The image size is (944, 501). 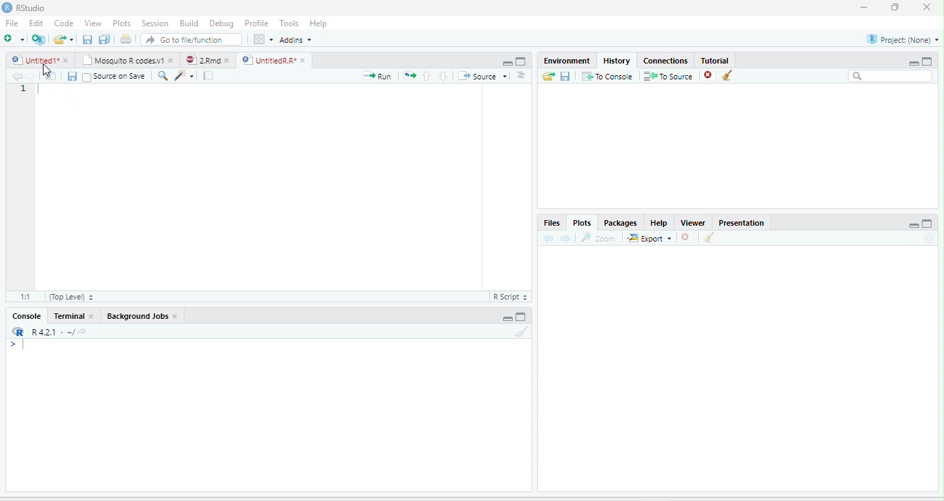 What do you see at coordinates (522, 331) in the screenshot?
I see `Clear console` at bounding box center [522, 331].